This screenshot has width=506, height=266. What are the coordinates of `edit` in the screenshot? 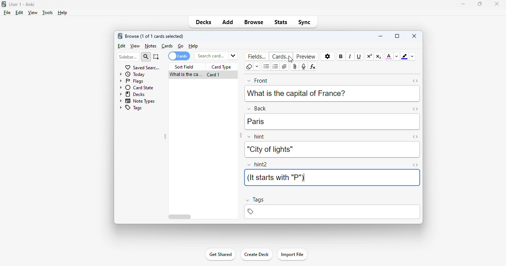 It's located at (122, 46).